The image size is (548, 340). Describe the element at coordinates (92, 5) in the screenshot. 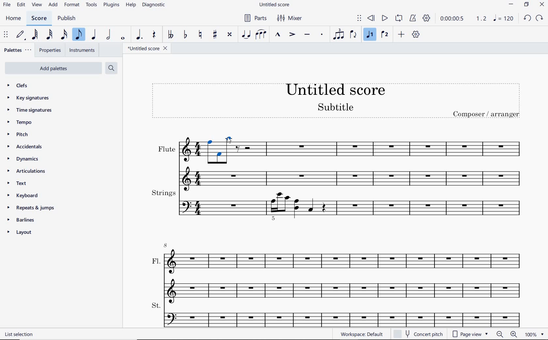

I see `TOOLS` at that location.